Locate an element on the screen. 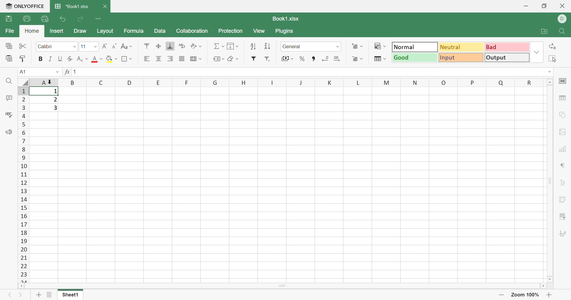 This screenshot has height=300, width=571. Align right is located at coordinates (171, 59).